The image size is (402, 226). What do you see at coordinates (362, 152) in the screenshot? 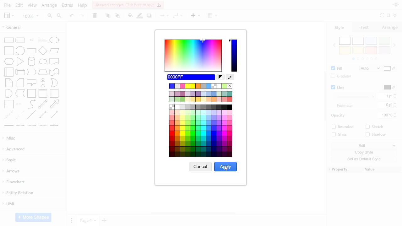
I see `copy style` at bounding box center [362, 152].